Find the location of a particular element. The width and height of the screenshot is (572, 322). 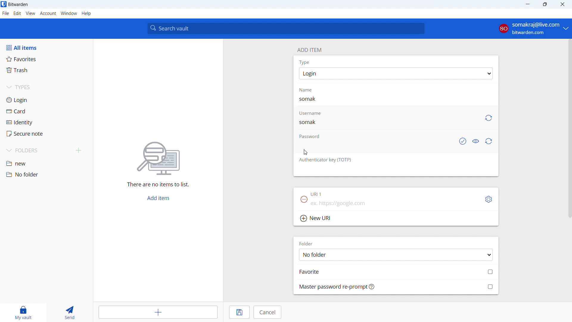

there are no items to list  is located at coordinates (156, 185).